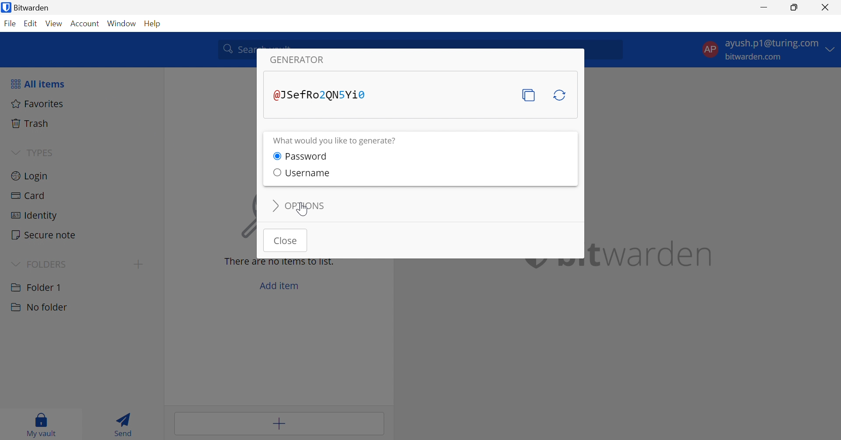 The image size is (841, 440). What do you see at coordinates (32, 24) in the screenshot?
I see `Edit` at bounding box center [32, 24].